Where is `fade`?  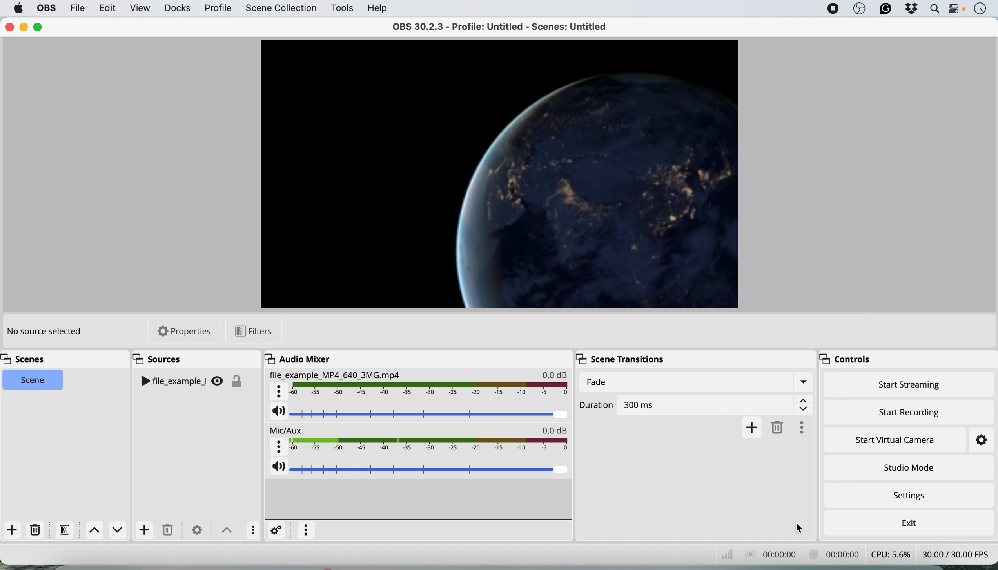
fade is located at coordinates (695, 382).